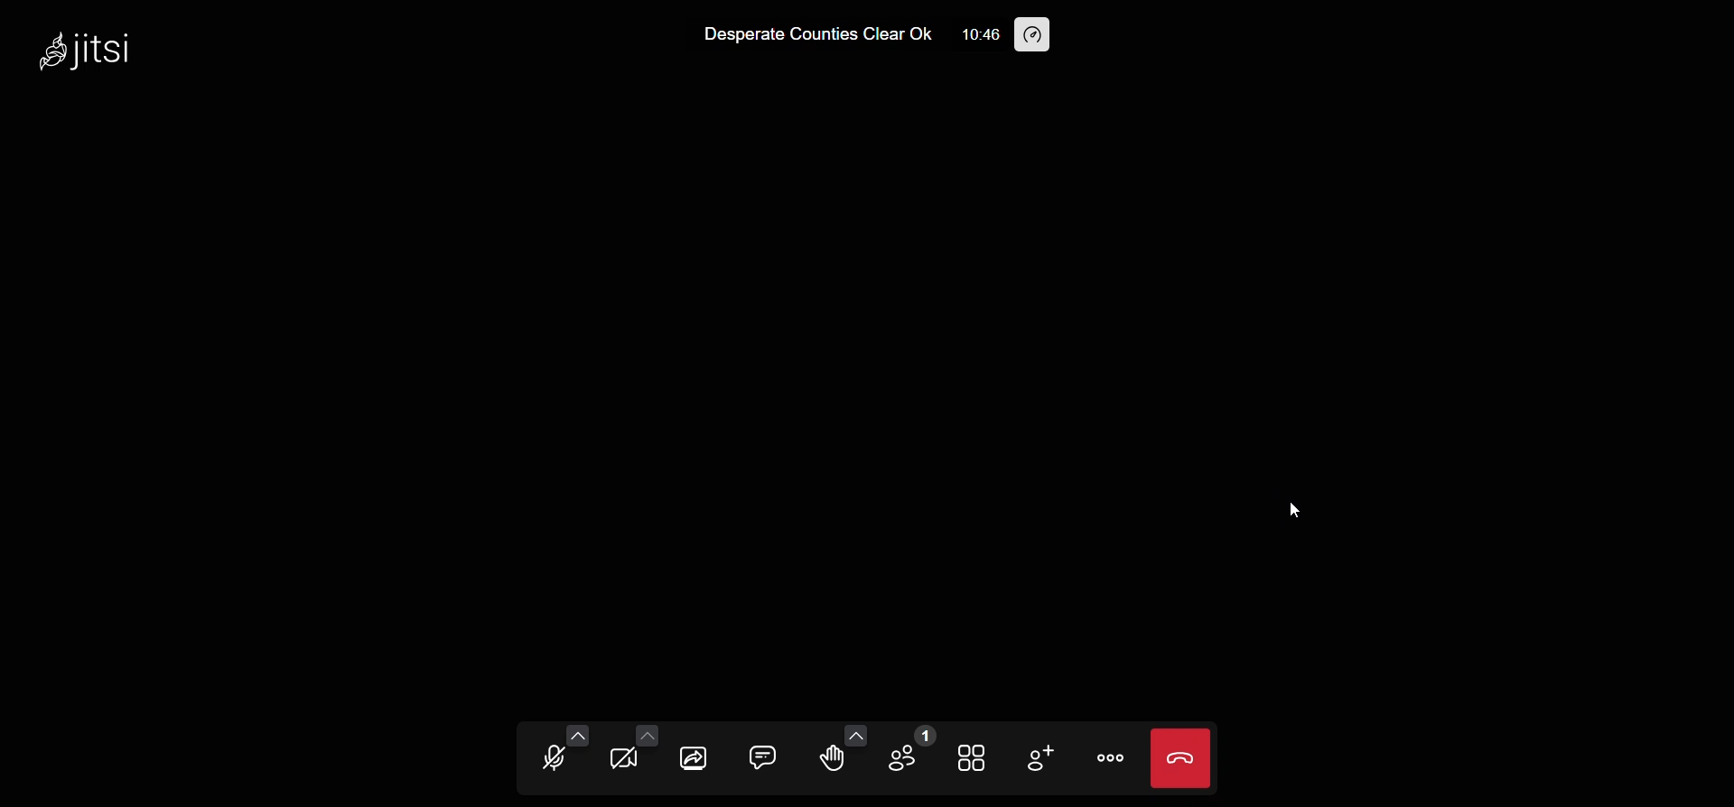  What do you see at coordinates (1107, 760) in the screenshot?
I see `more` at bounding box center [1107, 760].